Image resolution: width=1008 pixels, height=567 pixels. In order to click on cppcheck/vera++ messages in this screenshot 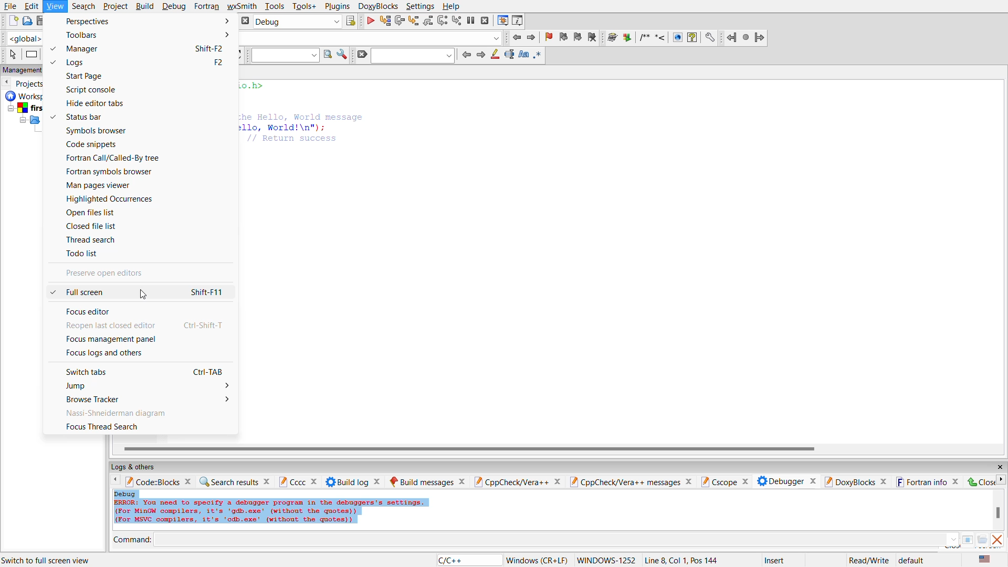, I will do `click(631, 480)`.